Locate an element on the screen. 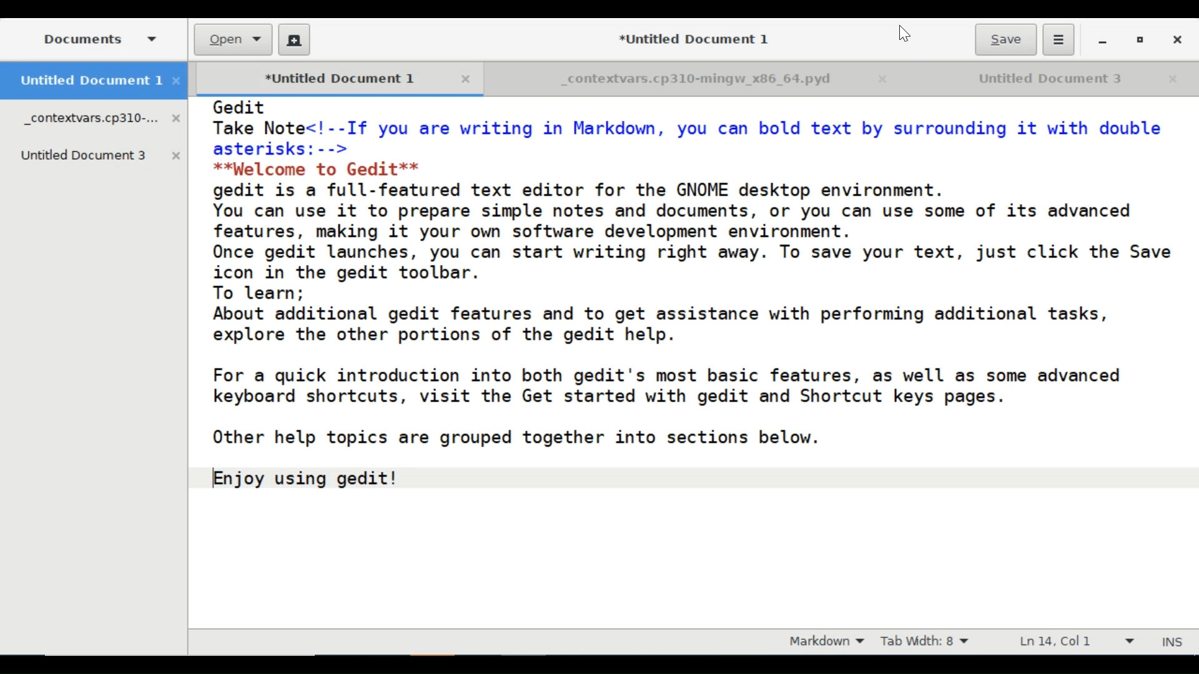 The height and width of the screenshot is (674, 1199). Side Pane is located at coordinates (97, 39).